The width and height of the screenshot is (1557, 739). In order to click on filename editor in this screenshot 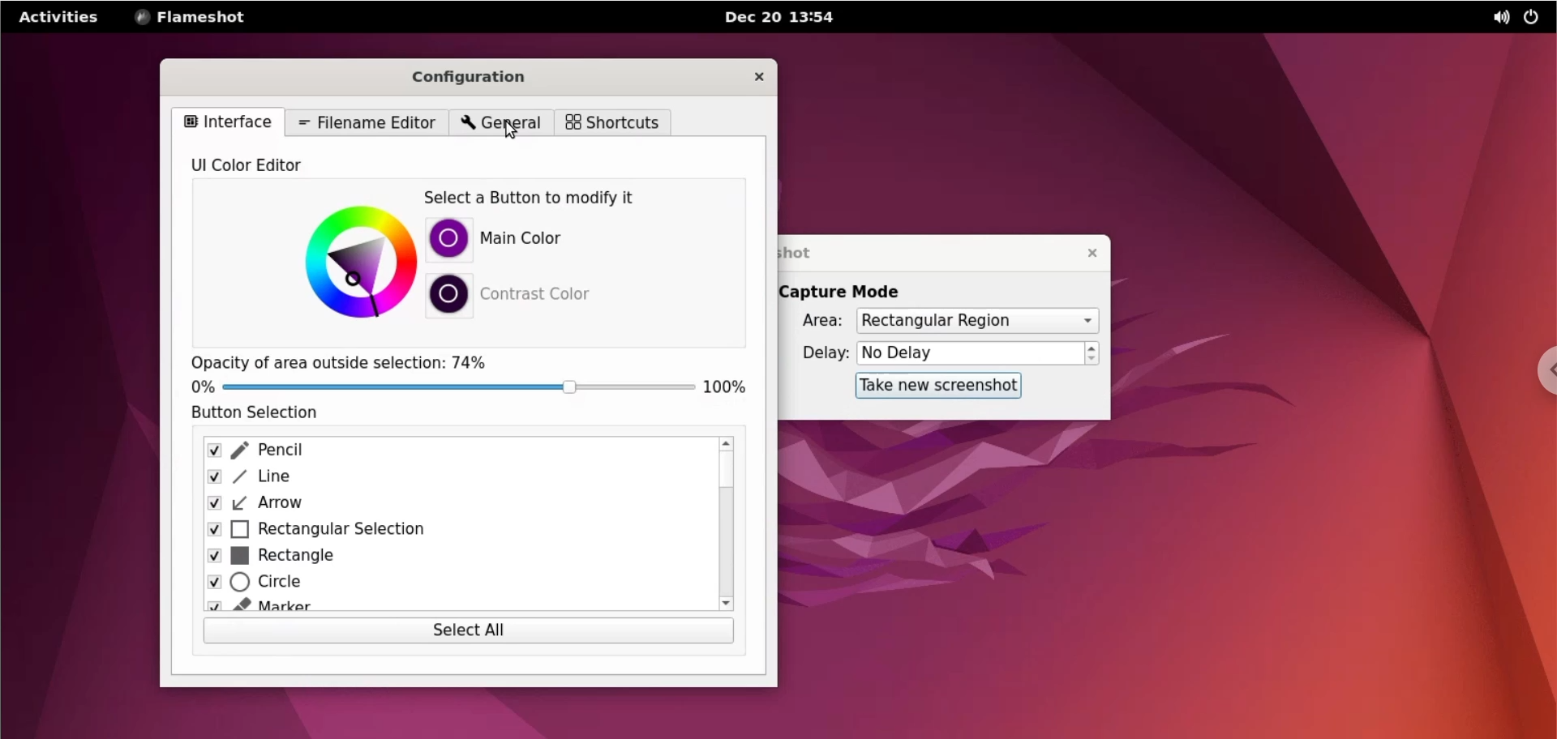, I will do `click(363, 122)`.